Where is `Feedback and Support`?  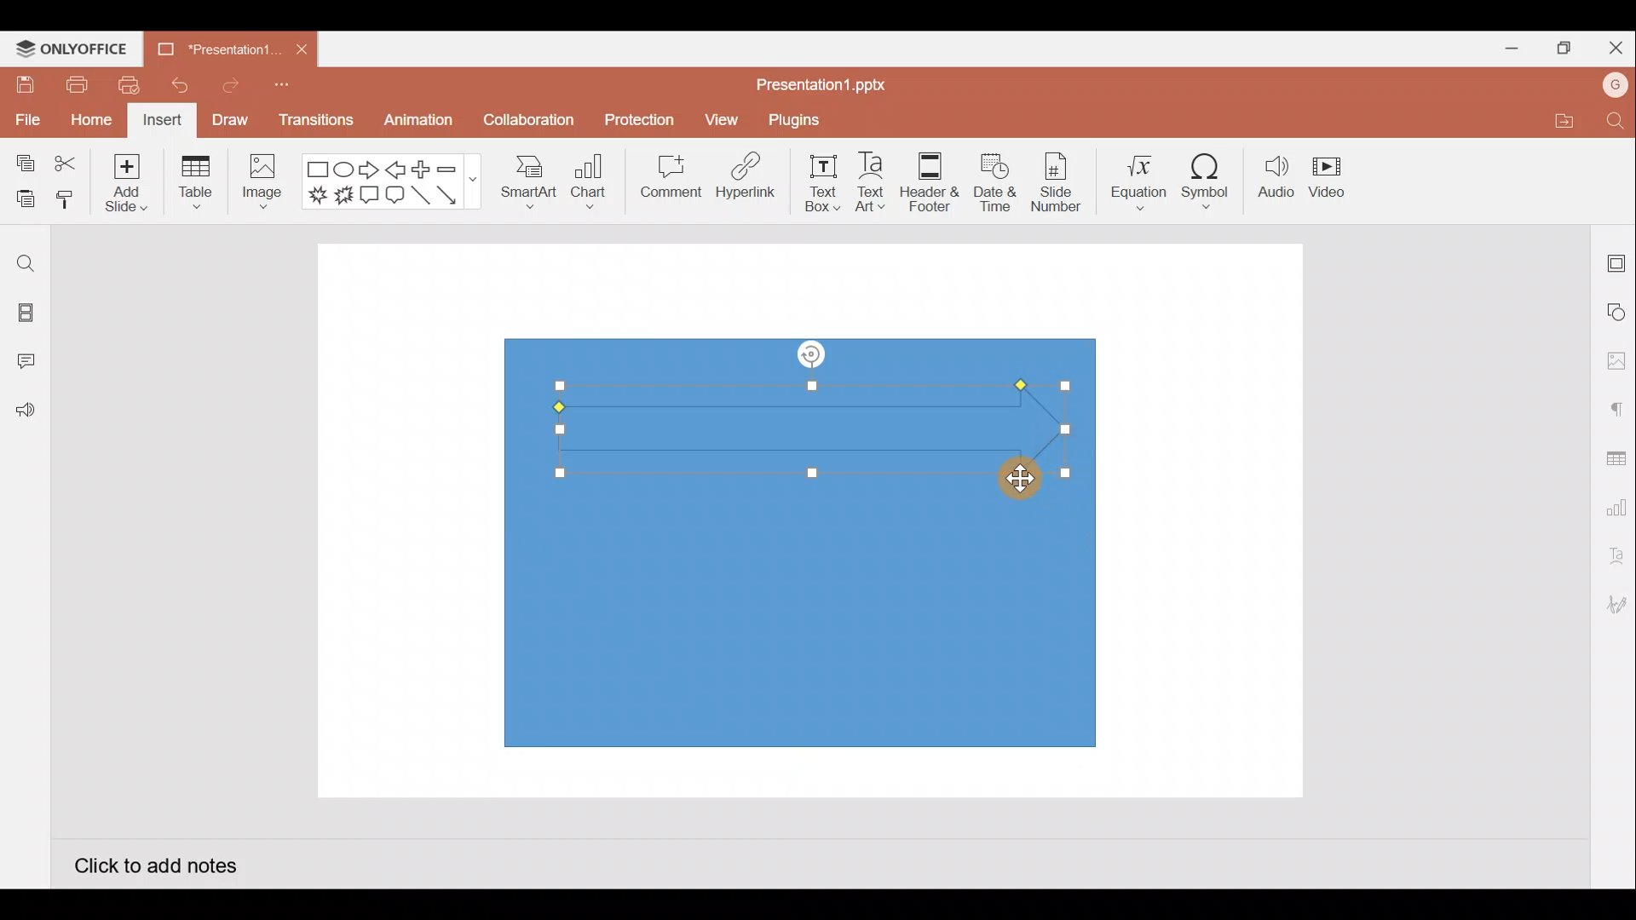
Feedback and Support is located at coordinates (25, 415).